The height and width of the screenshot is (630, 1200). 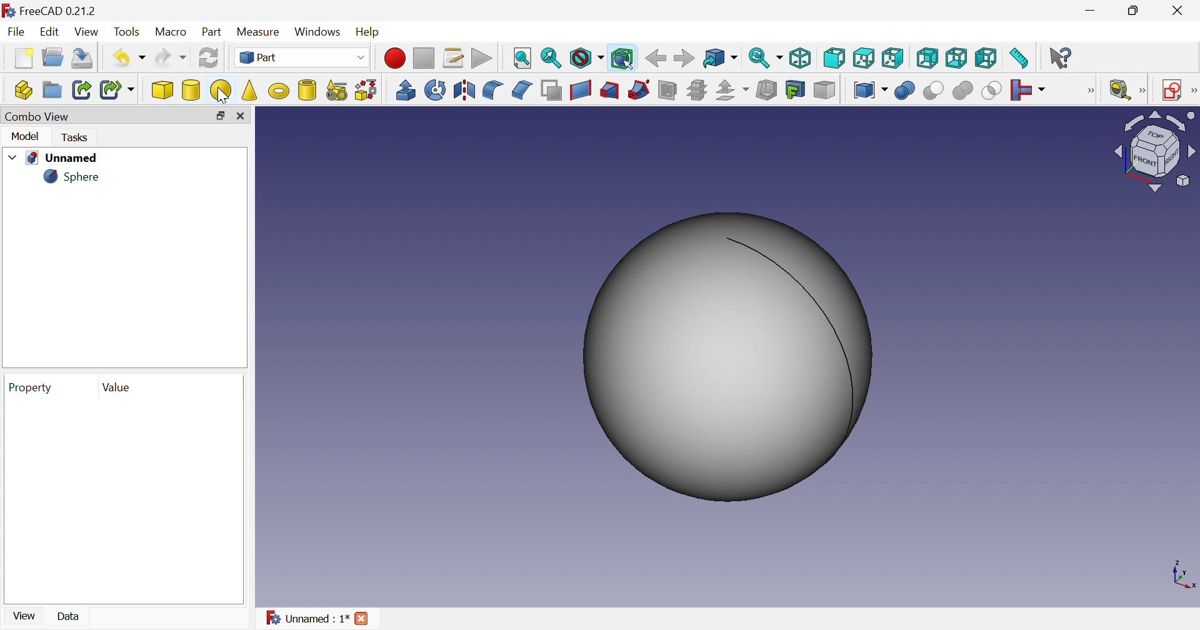 What do you see at coordinates (552, 89) in the screenshot?
I see `Make face from wires` at bounding box center [552, 89].